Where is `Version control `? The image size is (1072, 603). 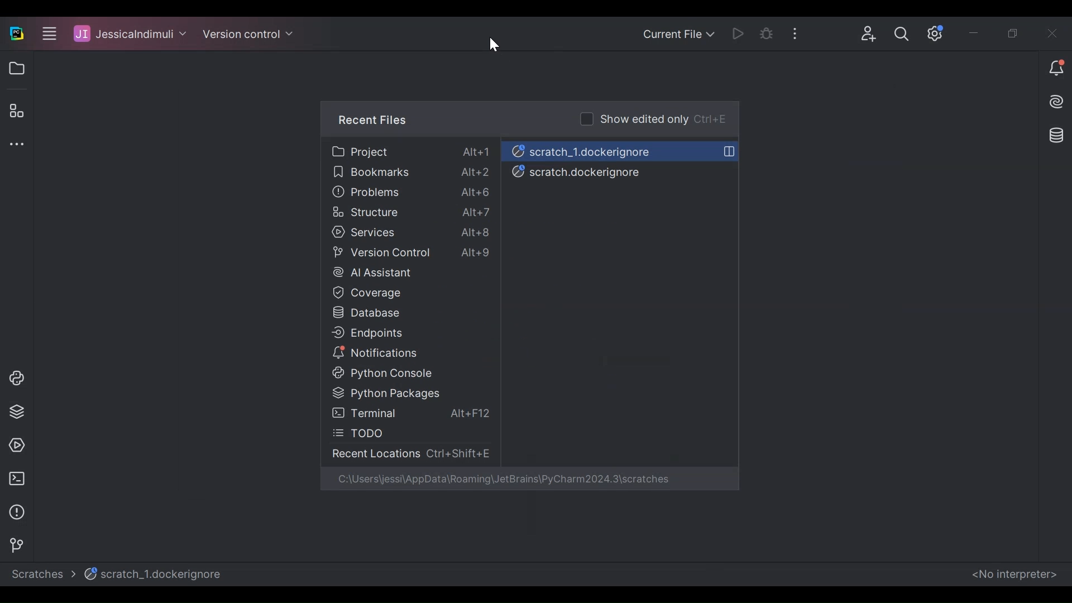
Version control  is located at coordinates (248, 35).